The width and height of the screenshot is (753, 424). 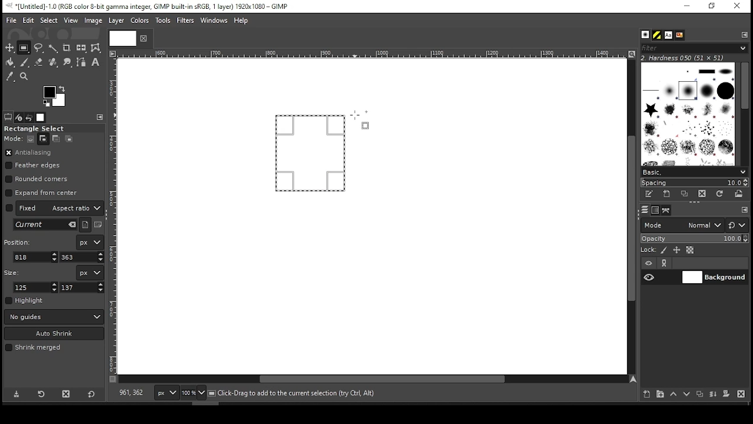 I want to click on merge layer, so click(x=713, y=395).